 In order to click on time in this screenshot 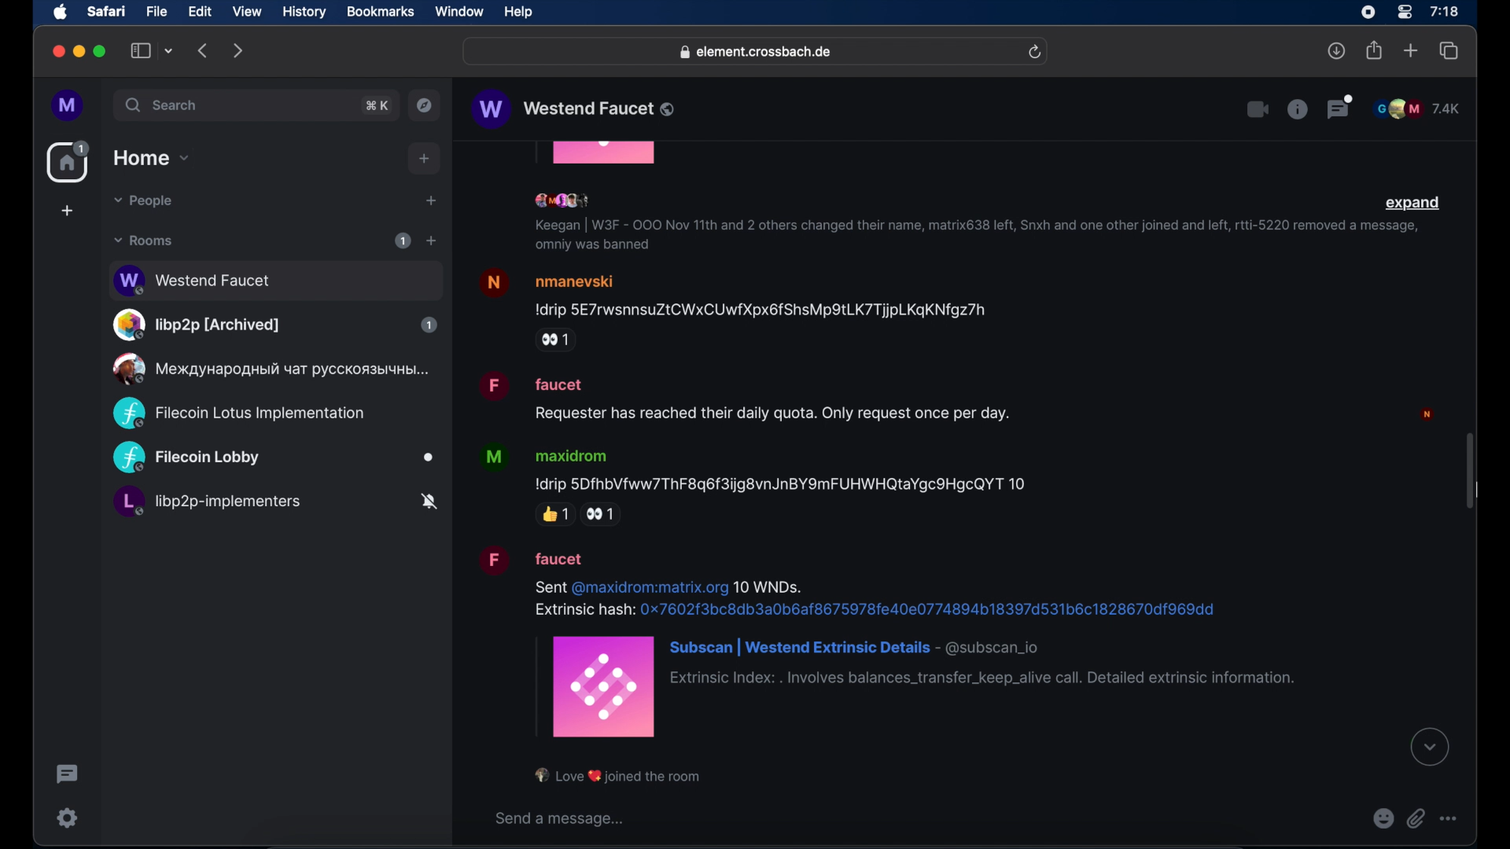, I will do `click(1444, 11)`.